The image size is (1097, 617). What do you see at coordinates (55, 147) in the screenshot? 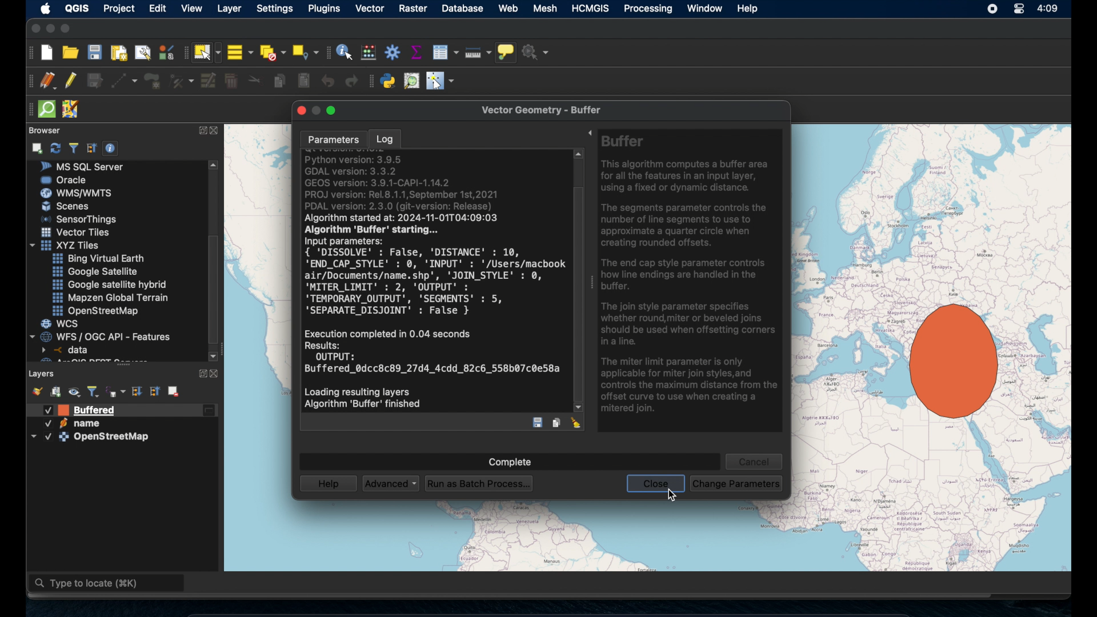
I see `refresh` at bounding box center [55, 147].